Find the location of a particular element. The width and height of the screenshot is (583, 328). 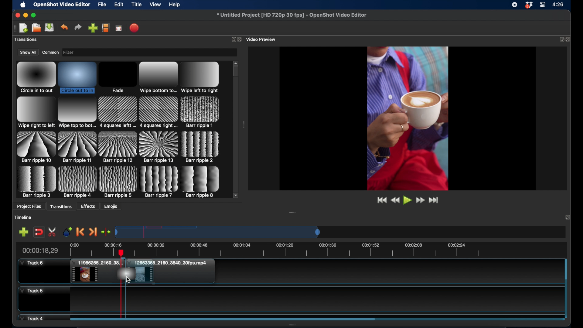

transition is located at coordinates (201, 182).